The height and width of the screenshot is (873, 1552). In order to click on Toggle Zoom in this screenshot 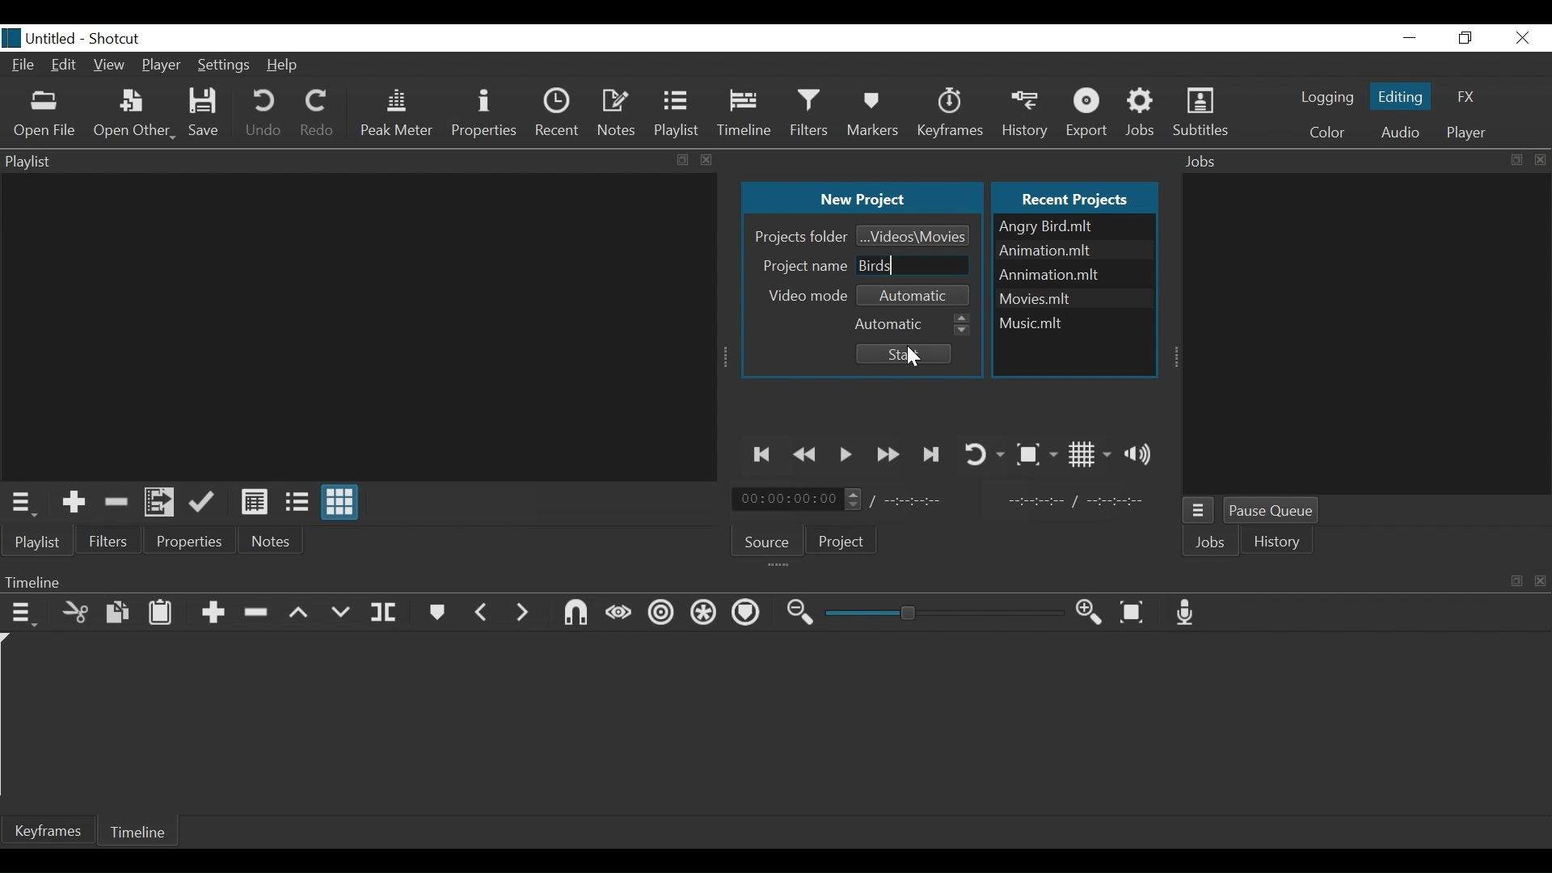, I will do `click(1035, 454)`.